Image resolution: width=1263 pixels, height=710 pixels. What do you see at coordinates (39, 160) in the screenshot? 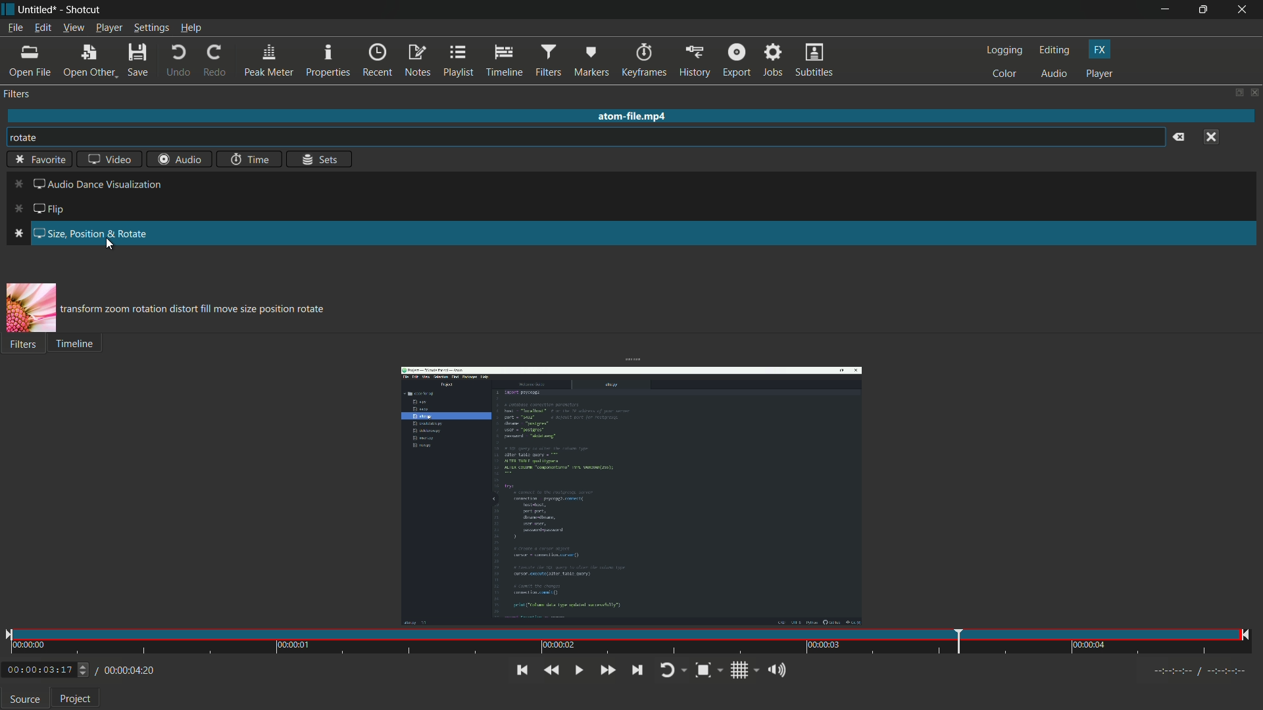
I see `favorite` at bounding box center [39, 160].